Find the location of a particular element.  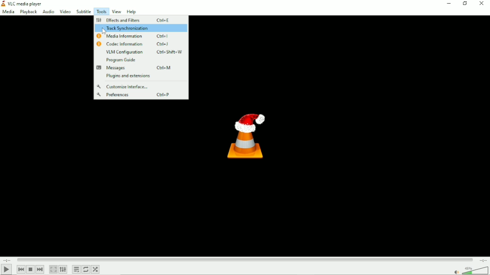

playback is located at coordinates (29, 12).